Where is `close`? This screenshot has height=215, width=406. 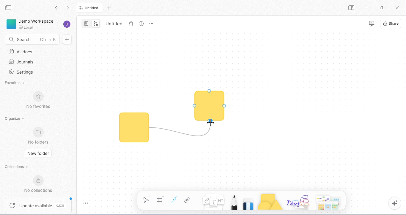
close is located at coordinates (398, 8).